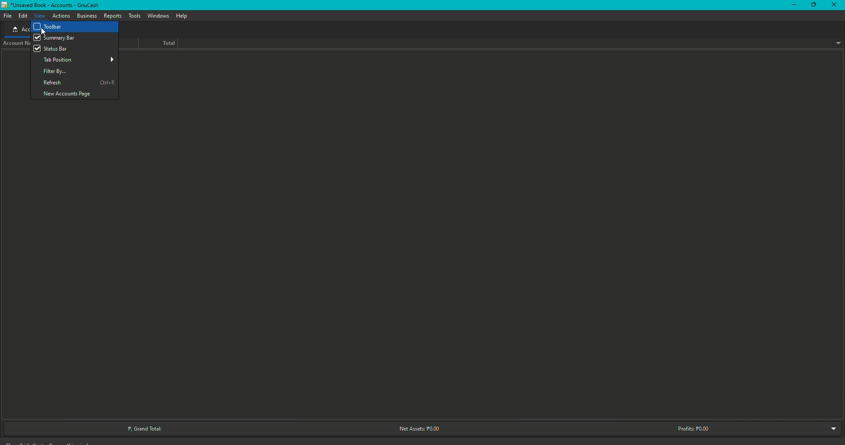  Describe the element at coordinates (837, 43) in the screenshot. I see `Drop down` at that location.